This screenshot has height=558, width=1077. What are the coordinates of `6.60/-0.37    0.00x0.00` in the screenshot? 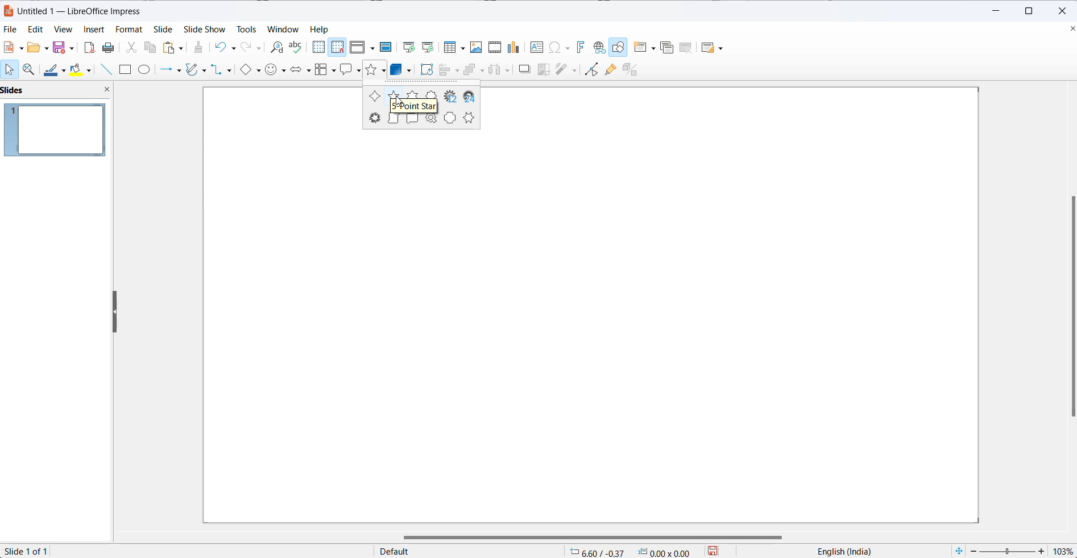 It's located at (631, 552).